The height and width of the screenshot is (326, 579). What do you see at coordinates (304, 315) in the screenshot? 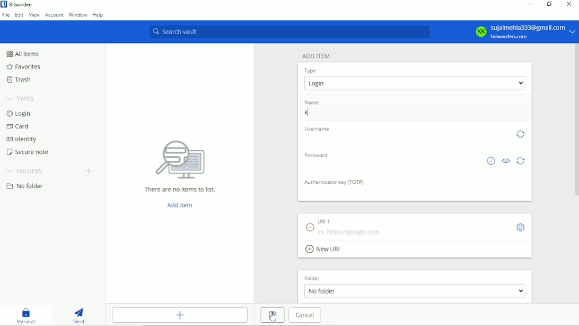
I see `Cancel` at bounding box center [304, 315].